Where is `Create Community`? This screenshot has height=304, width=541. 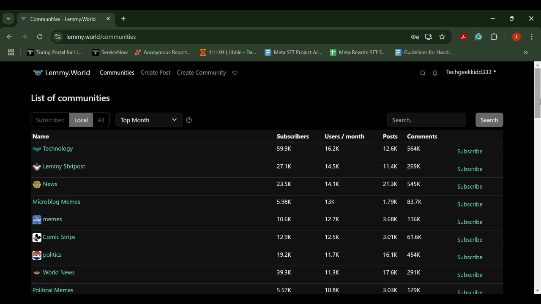 Create Community is located at coordinates (201, 73).